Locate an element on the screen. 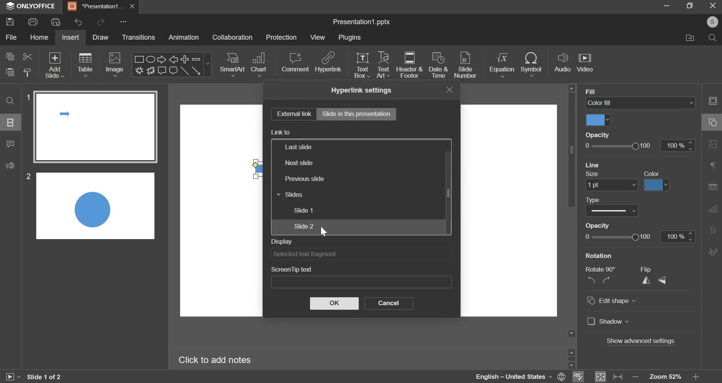 Image resolution: width=722 pixels, height=383 pixels. redo is located at coordinates (102, 22).